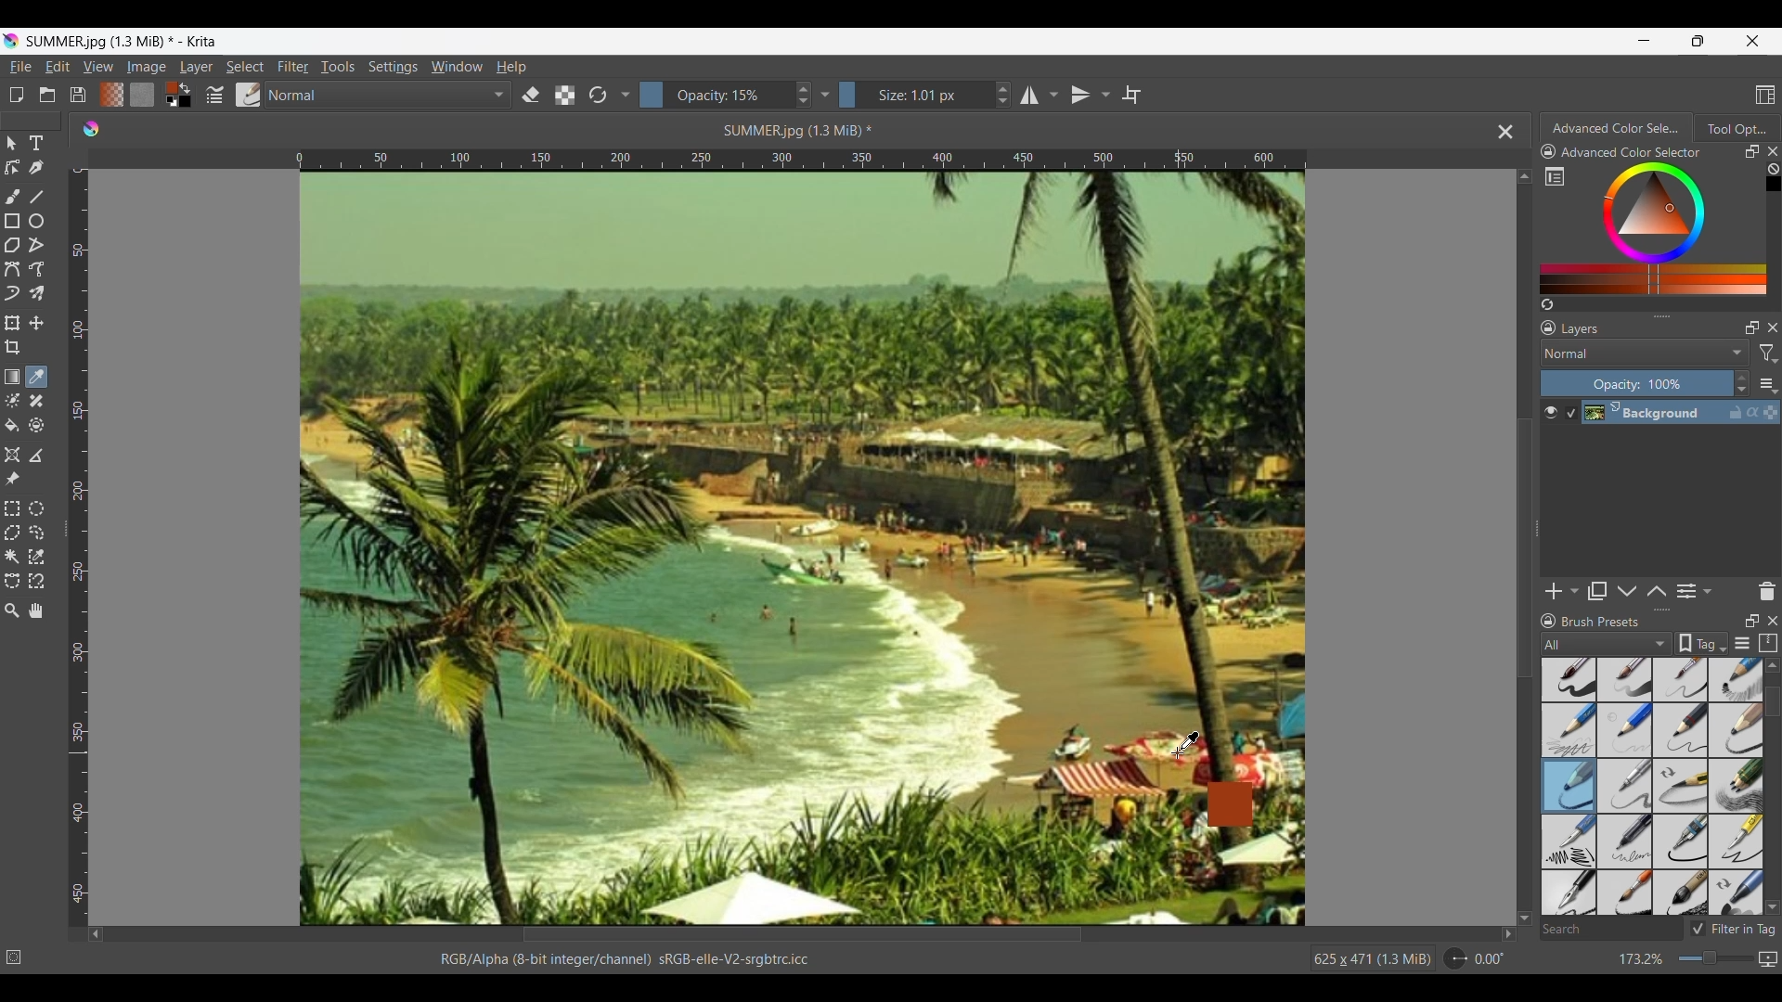 This screenshot has width=1782, height=1002. Describe the element at coordinates (511, 66) in the screenshot. I see `Help menu` at that location.